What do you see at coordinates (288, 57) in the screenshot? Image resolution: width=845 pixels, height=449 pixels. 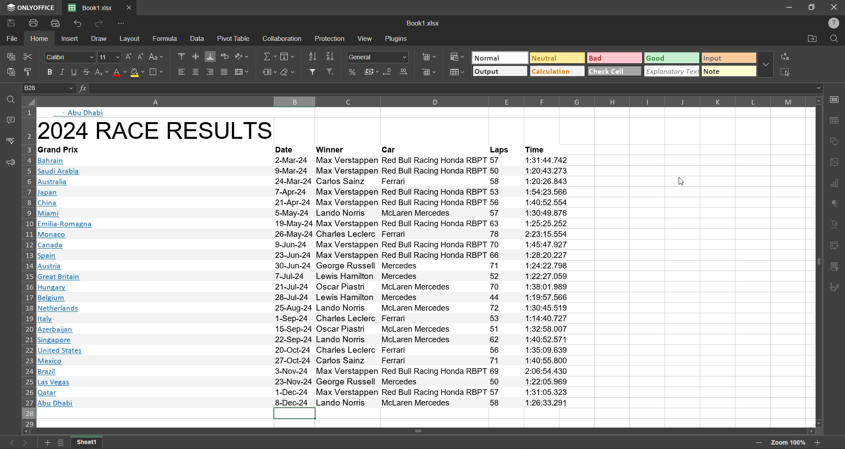 I see `field` at bounding box center [288, 57].